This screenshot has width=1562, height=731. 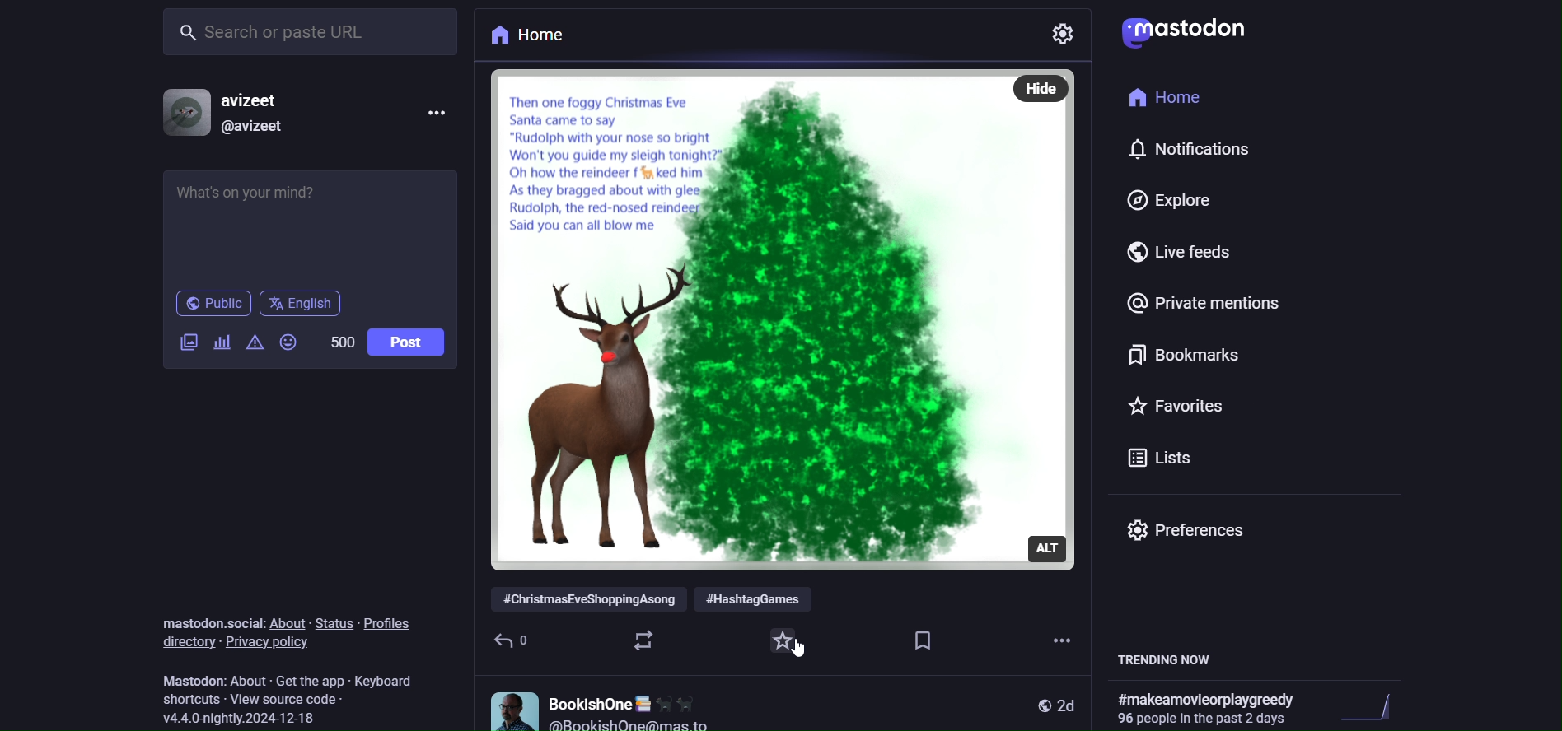 What do you see at coordinates (1184, 30) in the screenshot?
I see `mastodon` at bounding box center [1184, 30].